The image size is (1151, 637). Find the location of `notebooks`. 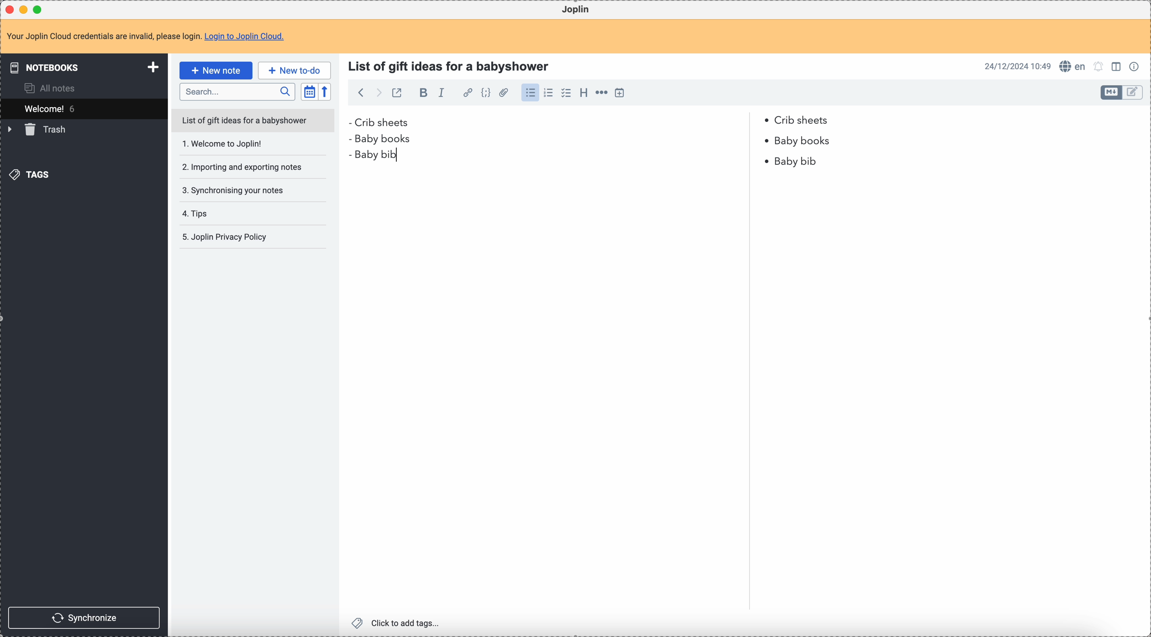

notebooks is located at coordinates (80, 68).